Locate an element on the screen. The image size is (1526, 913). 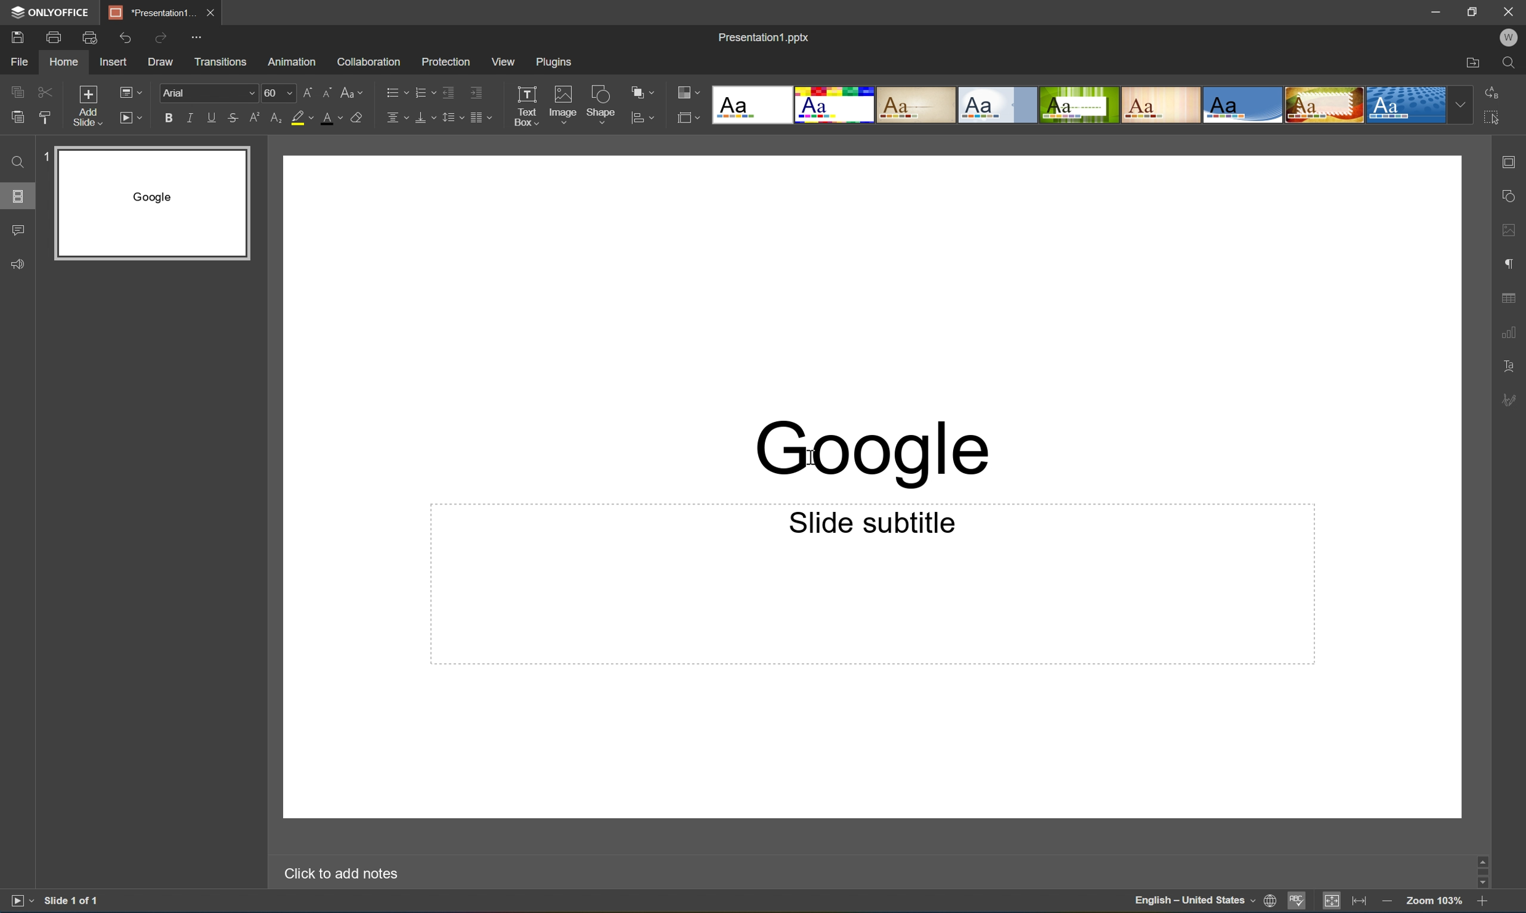
Close is located at coordinates (214, 12).